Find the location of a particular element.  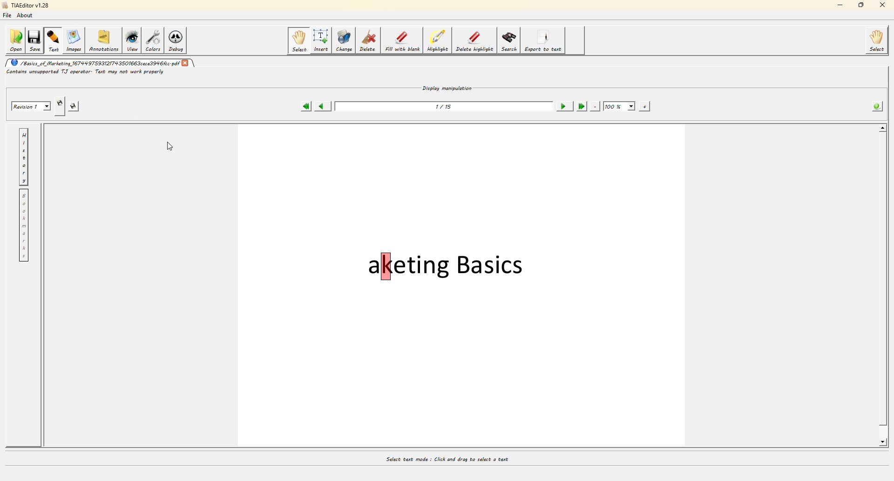

save the revision is located at coordinates (77, 105).